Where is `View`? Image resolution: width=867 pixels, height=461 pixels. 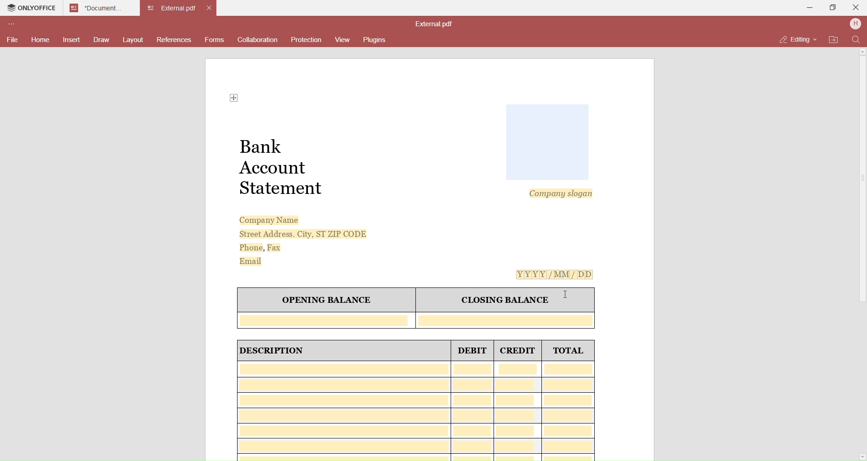 View is located at coordinates (341, 40).